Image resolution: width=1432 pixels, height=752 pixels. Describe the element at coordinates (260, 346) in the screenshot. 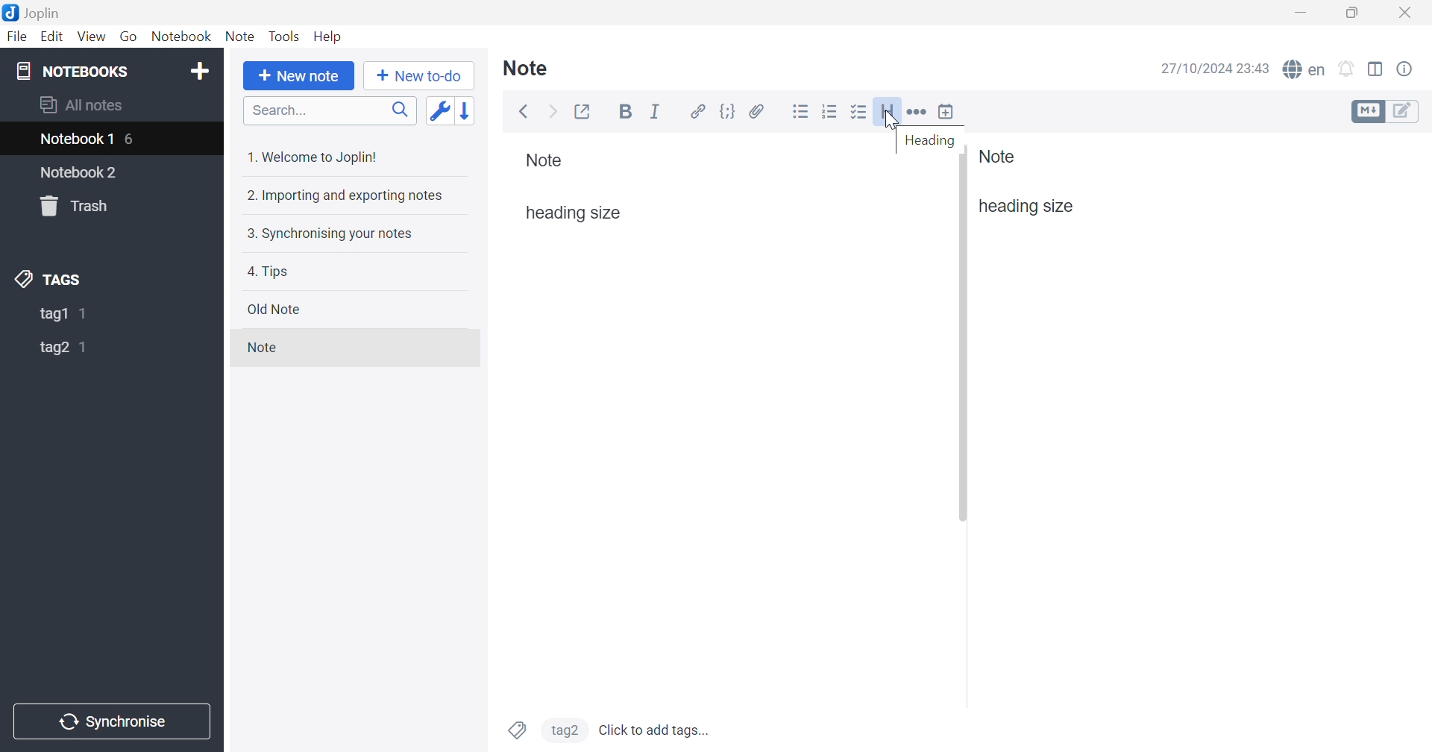

I see `Note` at that location.